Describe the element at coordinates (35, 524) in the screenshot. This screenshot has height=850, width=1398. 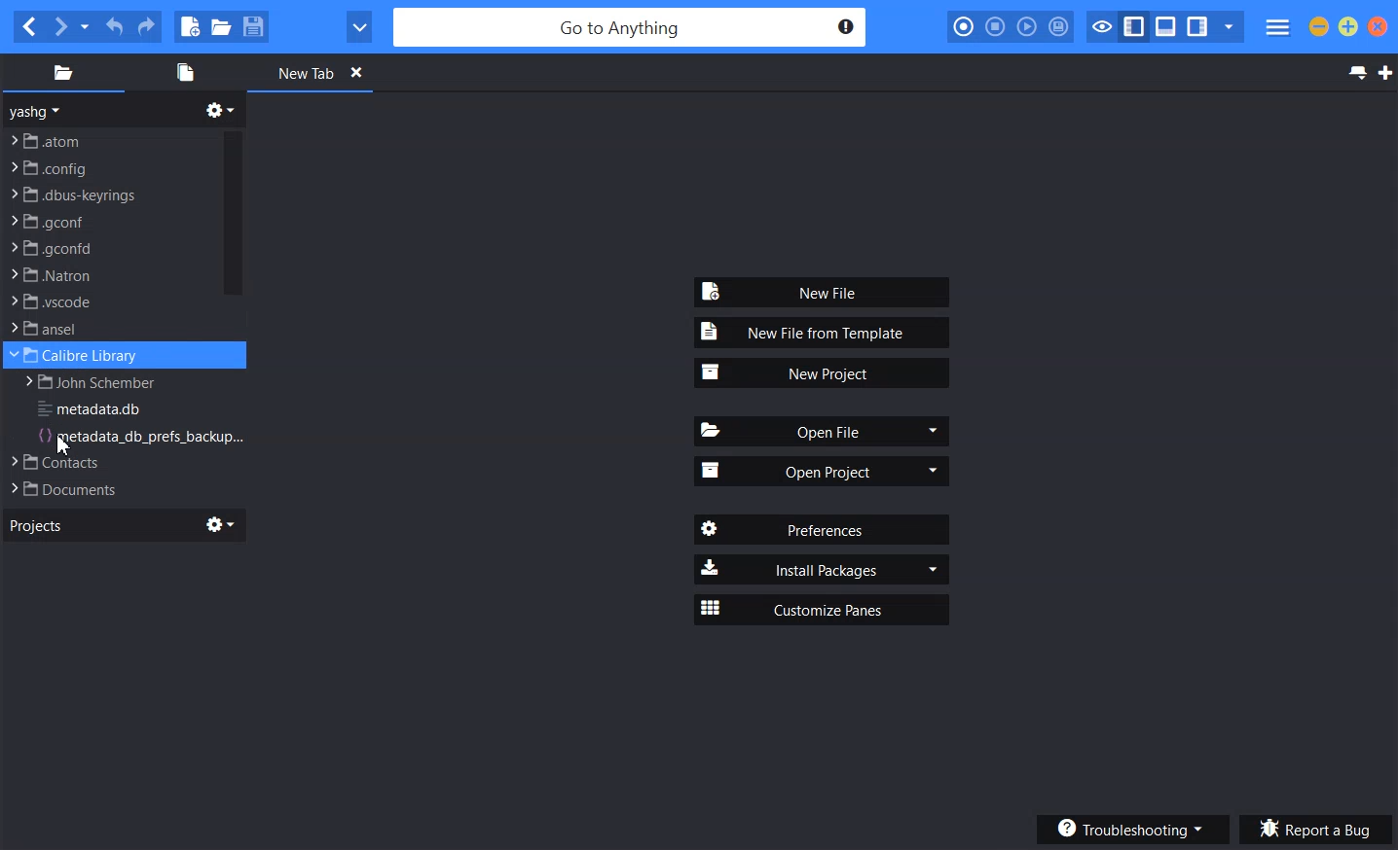
I see `Projects` at that location.